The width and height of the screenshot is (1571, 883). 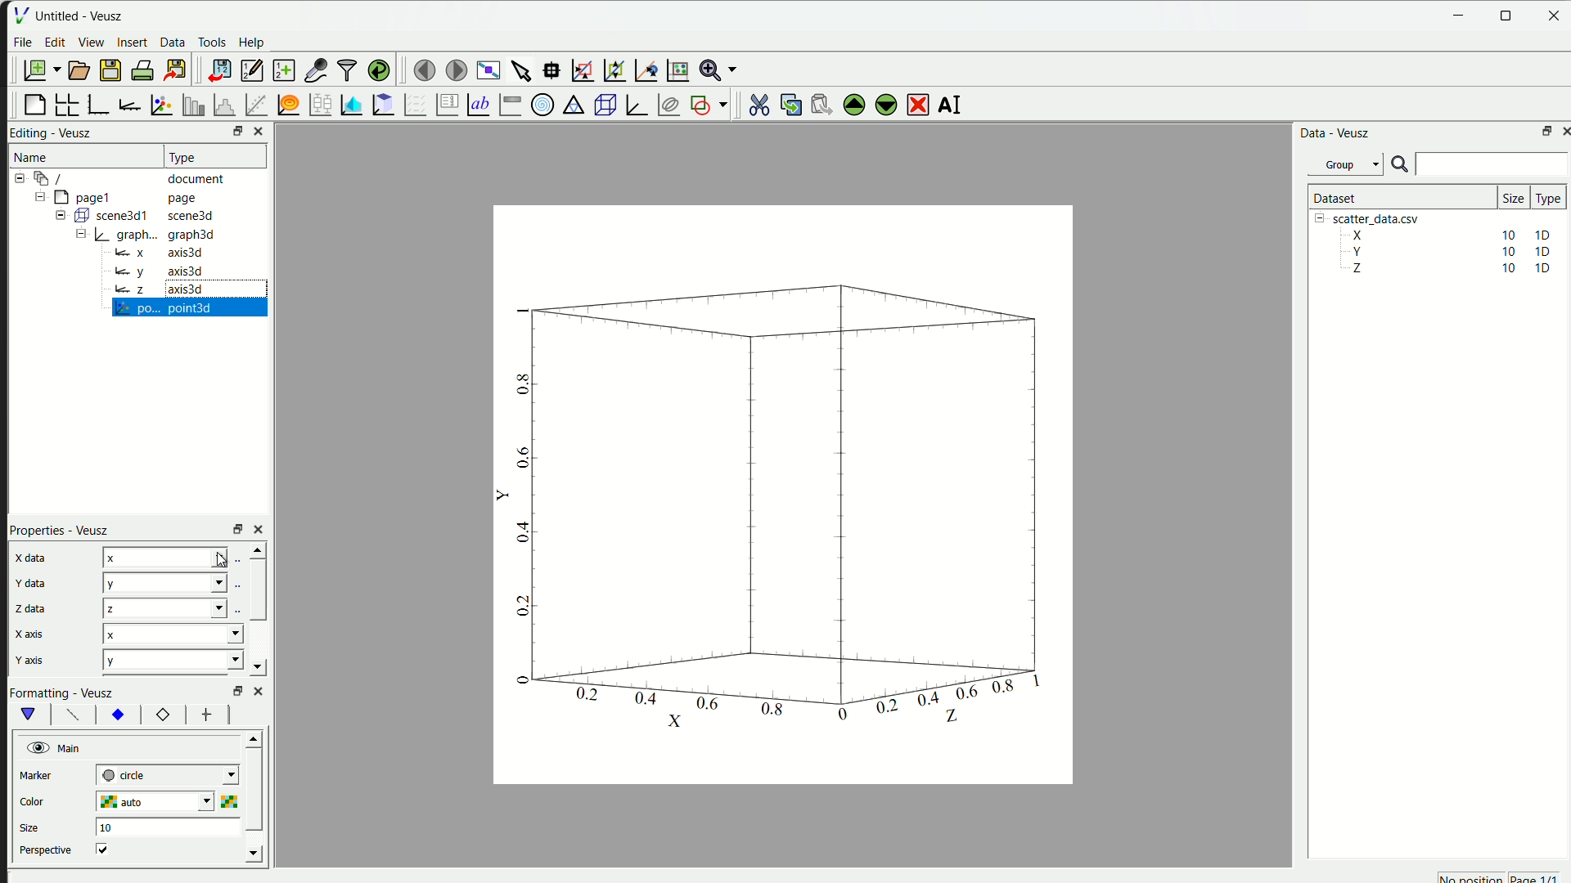 I want to click on plot covariance ellipses, so click(x=666, y=104).